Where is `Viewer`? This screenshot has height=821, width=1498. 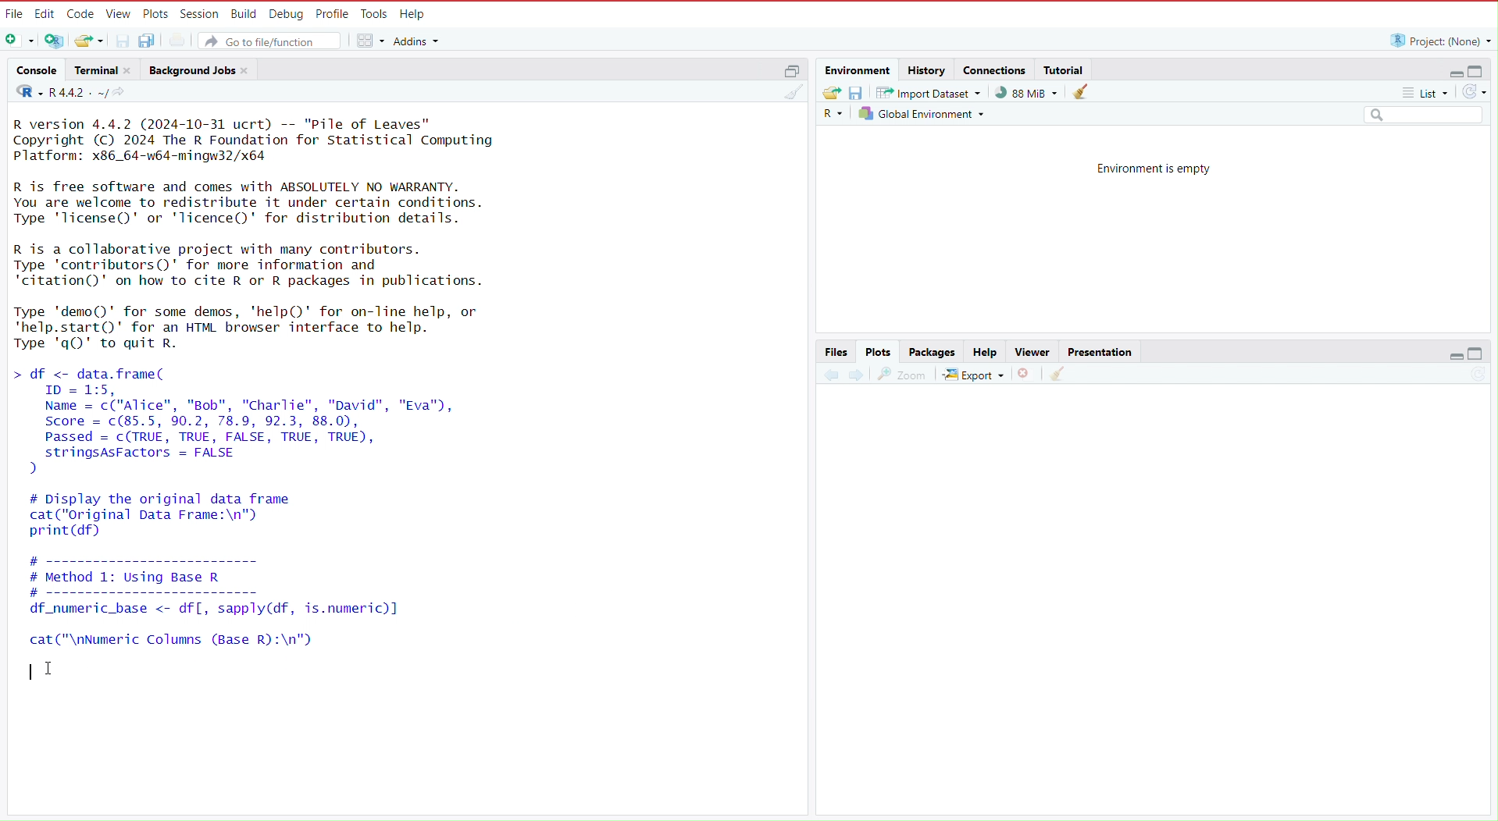 Viewer is located at coordinates (1030, 350).